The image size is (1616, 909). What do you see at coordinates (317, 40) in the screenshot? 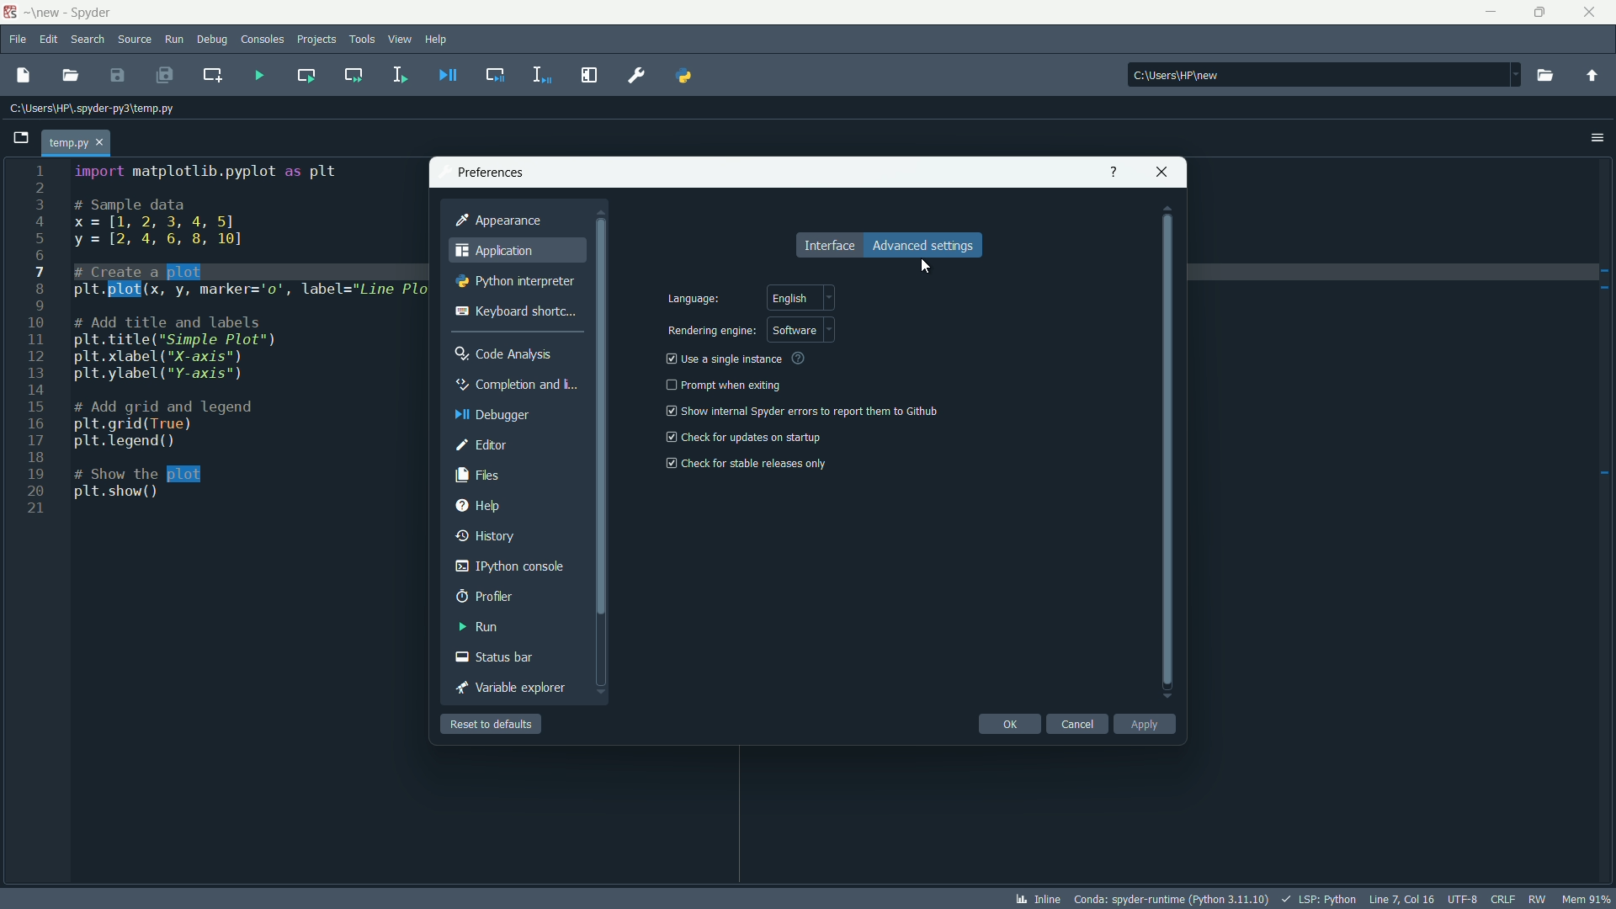
I see `projects` at bounding box center [317, 40].